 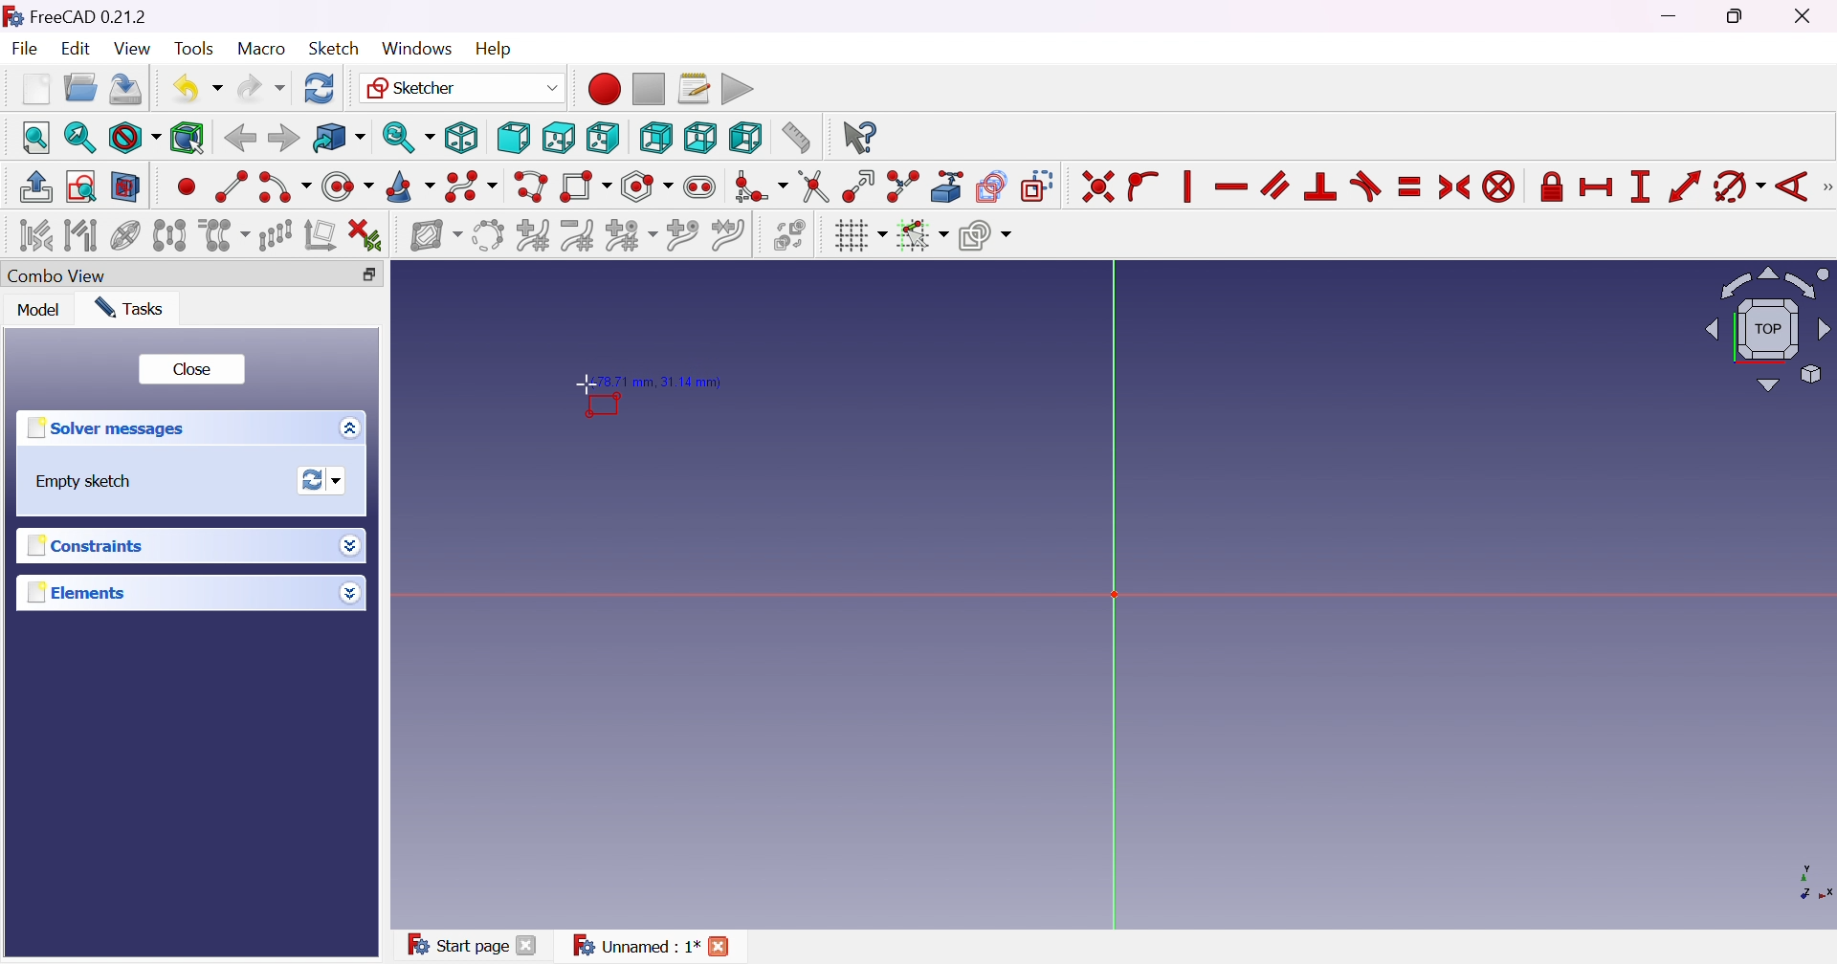 I want to click on Create external geometry, so click(x=947, y=186).